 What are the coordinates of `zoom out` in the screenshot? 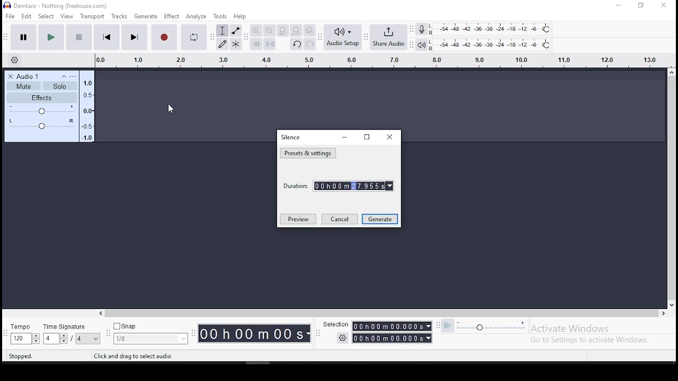 It's located at (269, 30).